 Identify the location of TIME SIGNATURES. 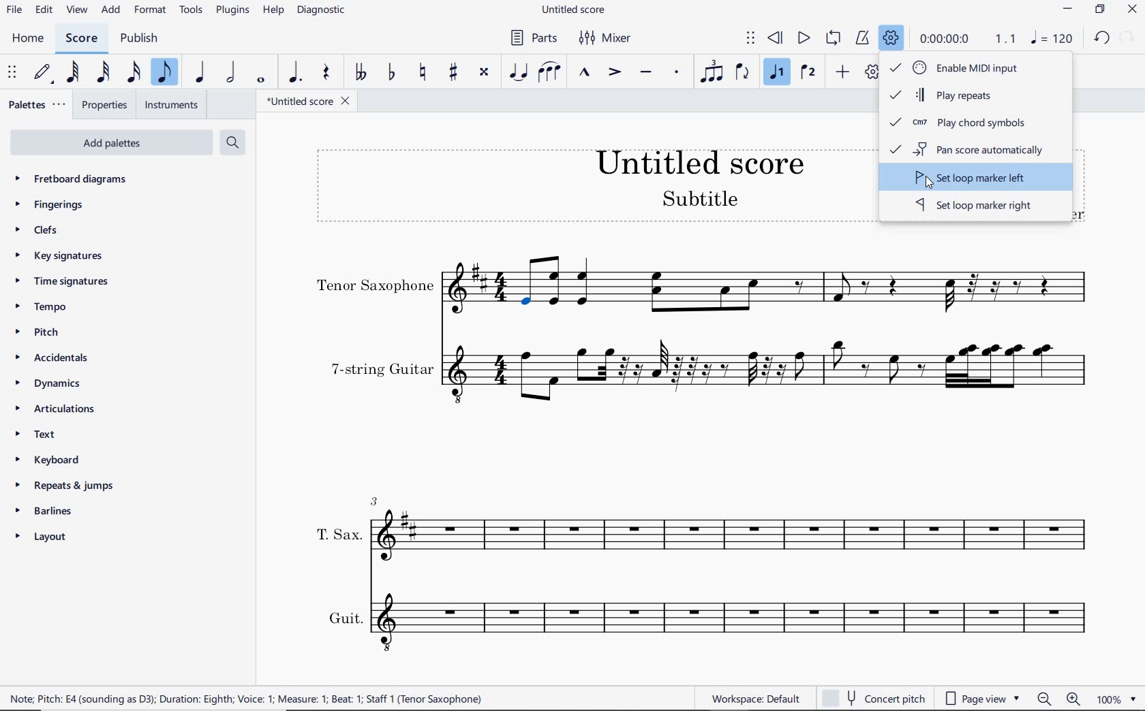
(61, 281).